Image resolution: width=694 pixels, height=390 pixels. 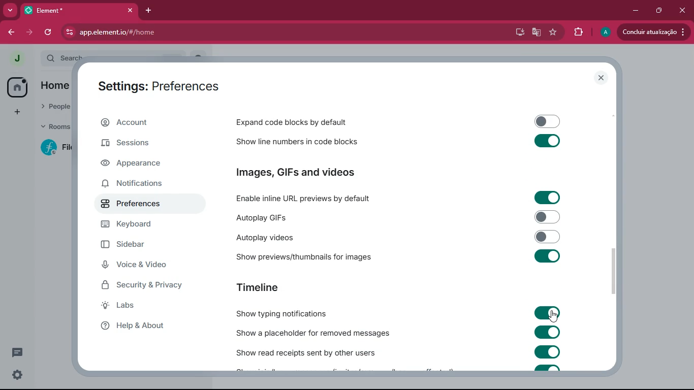 I want to click on home, so click(x=16, y=88).